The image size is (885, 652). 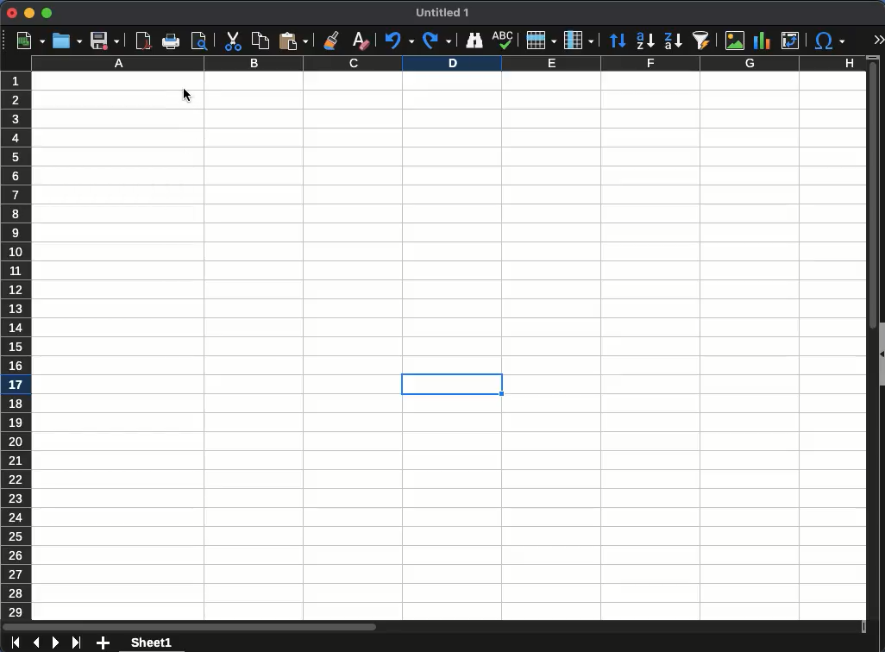 I want to click on first sheet, so click(x=15, y=643).